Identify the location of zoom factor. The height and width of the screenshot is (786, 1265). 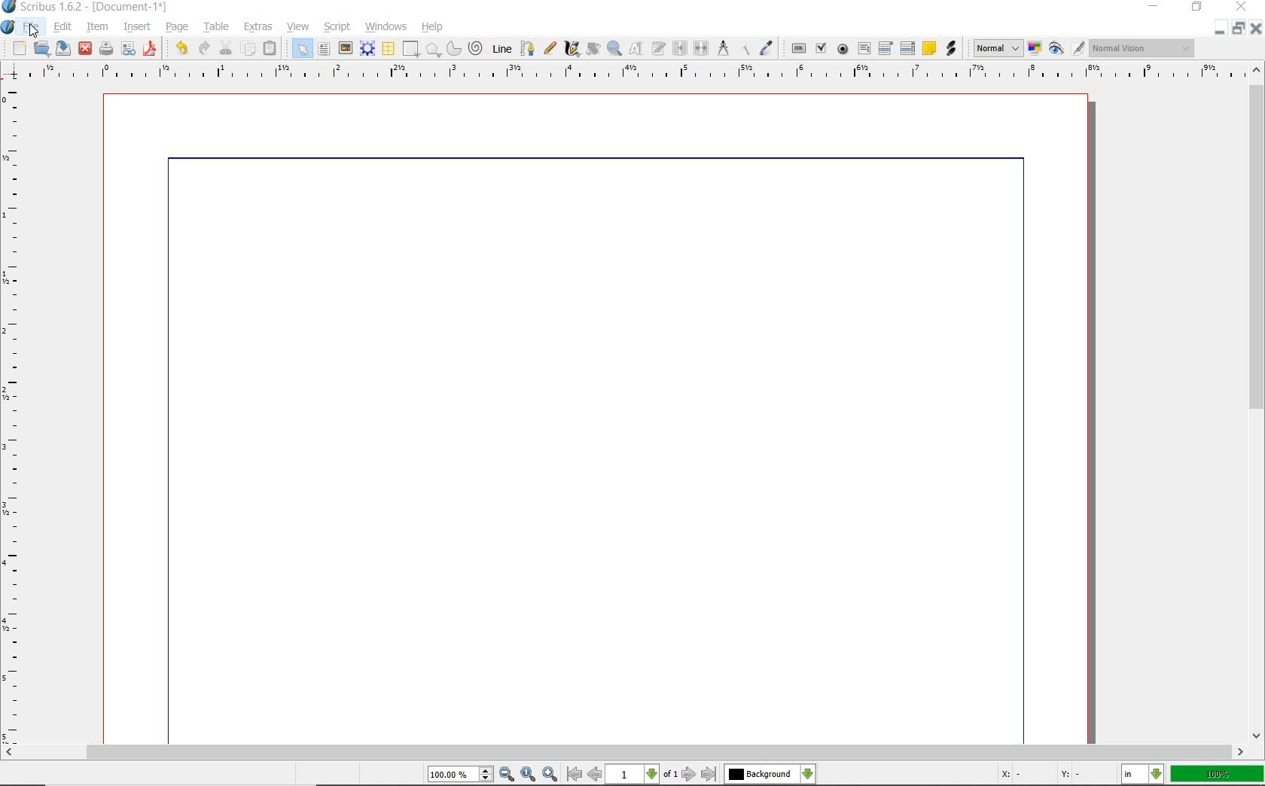
(1216, 775).